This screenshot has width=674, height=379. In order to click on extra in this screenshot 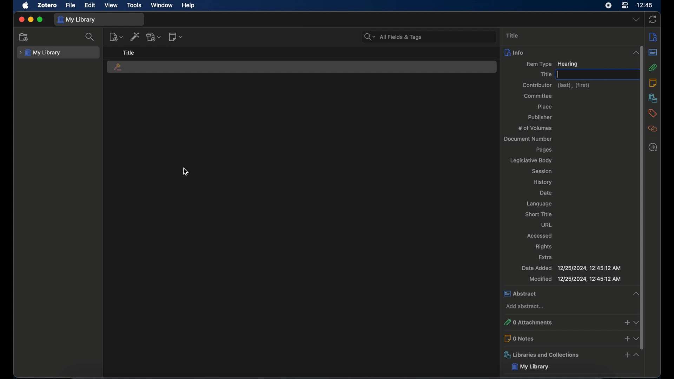, I will do `click(546, 257)`.